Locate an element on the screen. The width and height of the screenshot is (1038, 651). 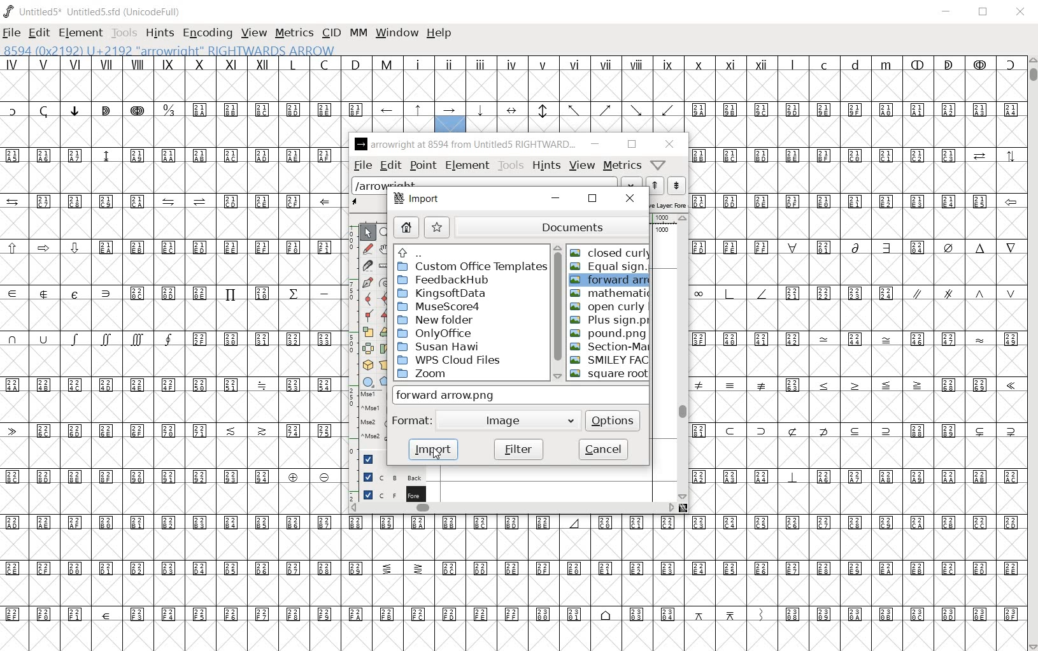
MINIMIZE is located at coordinates (948, 11).